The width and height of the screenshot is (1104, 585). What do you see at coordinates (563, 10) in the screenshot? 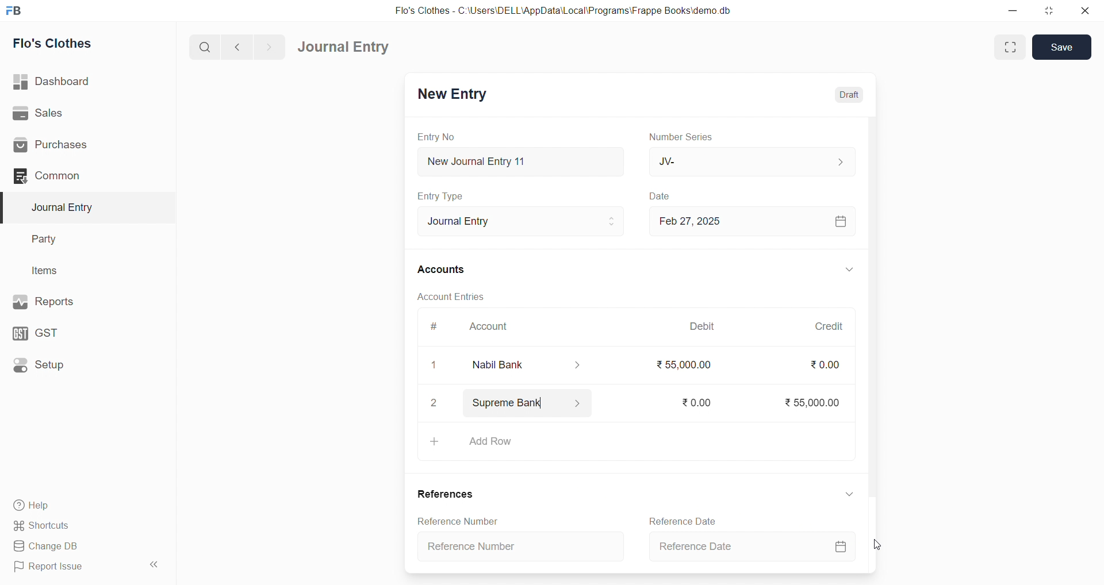
I see `Flo's Clothes - C:\Users\DELL\AppData\Local\Programs\Frappe Books\demo.db` at bounding box center [563, 10].